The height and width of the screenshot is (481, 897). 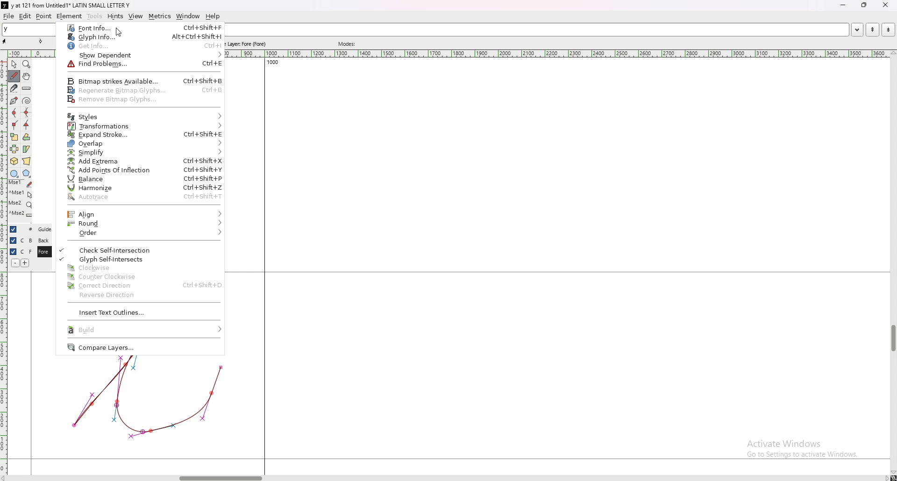 I want to click on scroll down, so click(x=893, y=473).